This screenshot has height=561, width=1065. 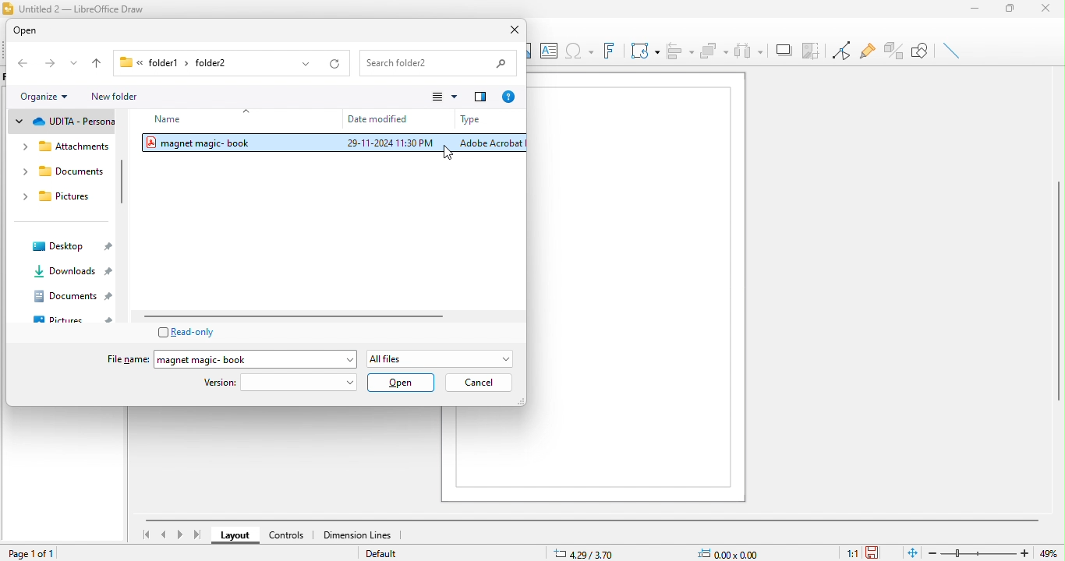 What do you see at coordinates (198, 537) in the screenshot?
I see `last page` at bounding box center [198, 537].